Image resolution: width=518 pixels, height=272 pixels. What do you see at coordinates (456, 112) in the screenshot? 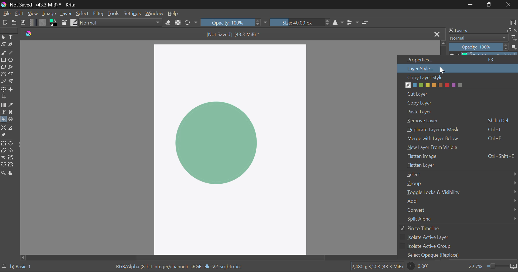
I see `Paste Layer` at bounding box center [456, 112].